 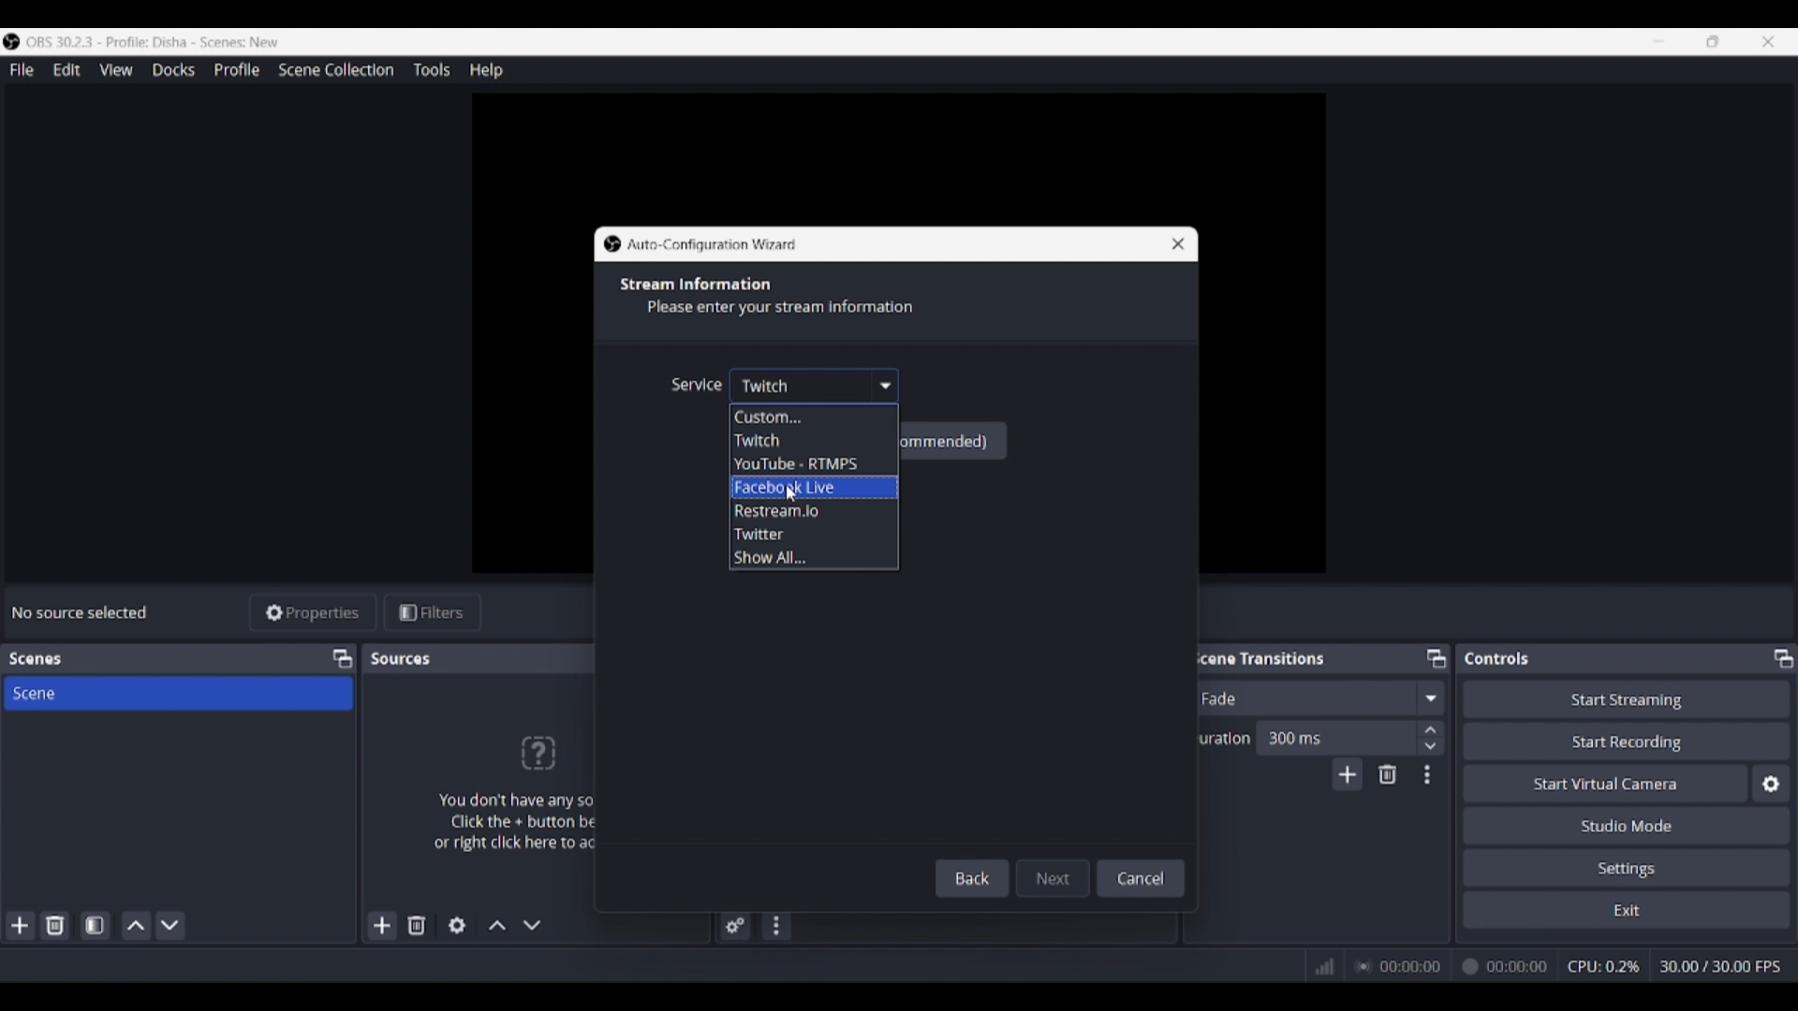 What do you see at coordinates (1301, 697) in the screenshot?
I see `Current fade` at bounding box center [1301, 697].